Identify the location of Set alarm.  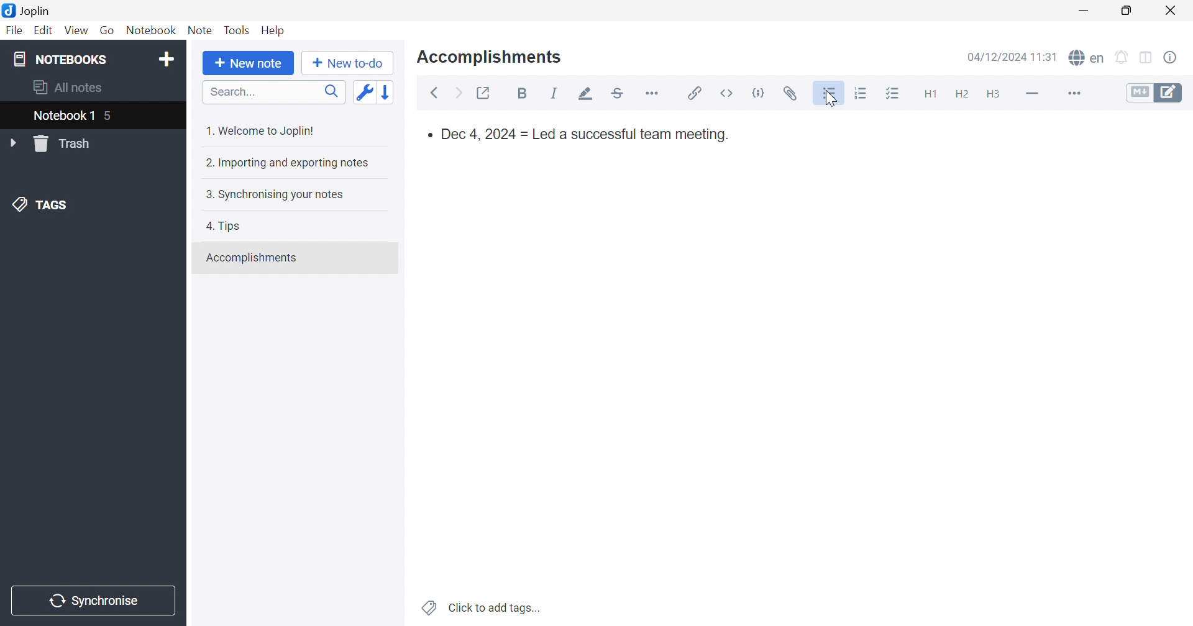
(1124, 58).